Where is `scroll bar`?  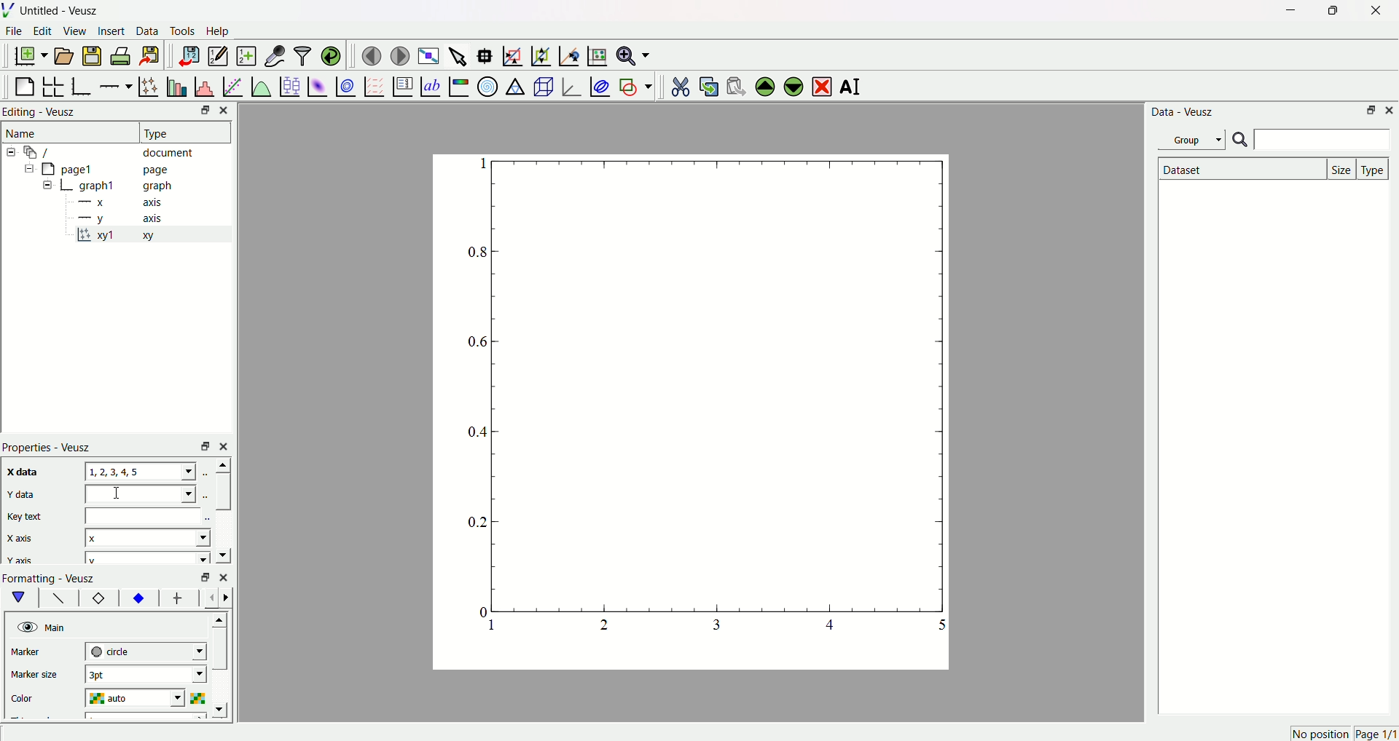 scroll bar is located at coordinates (222, 491).